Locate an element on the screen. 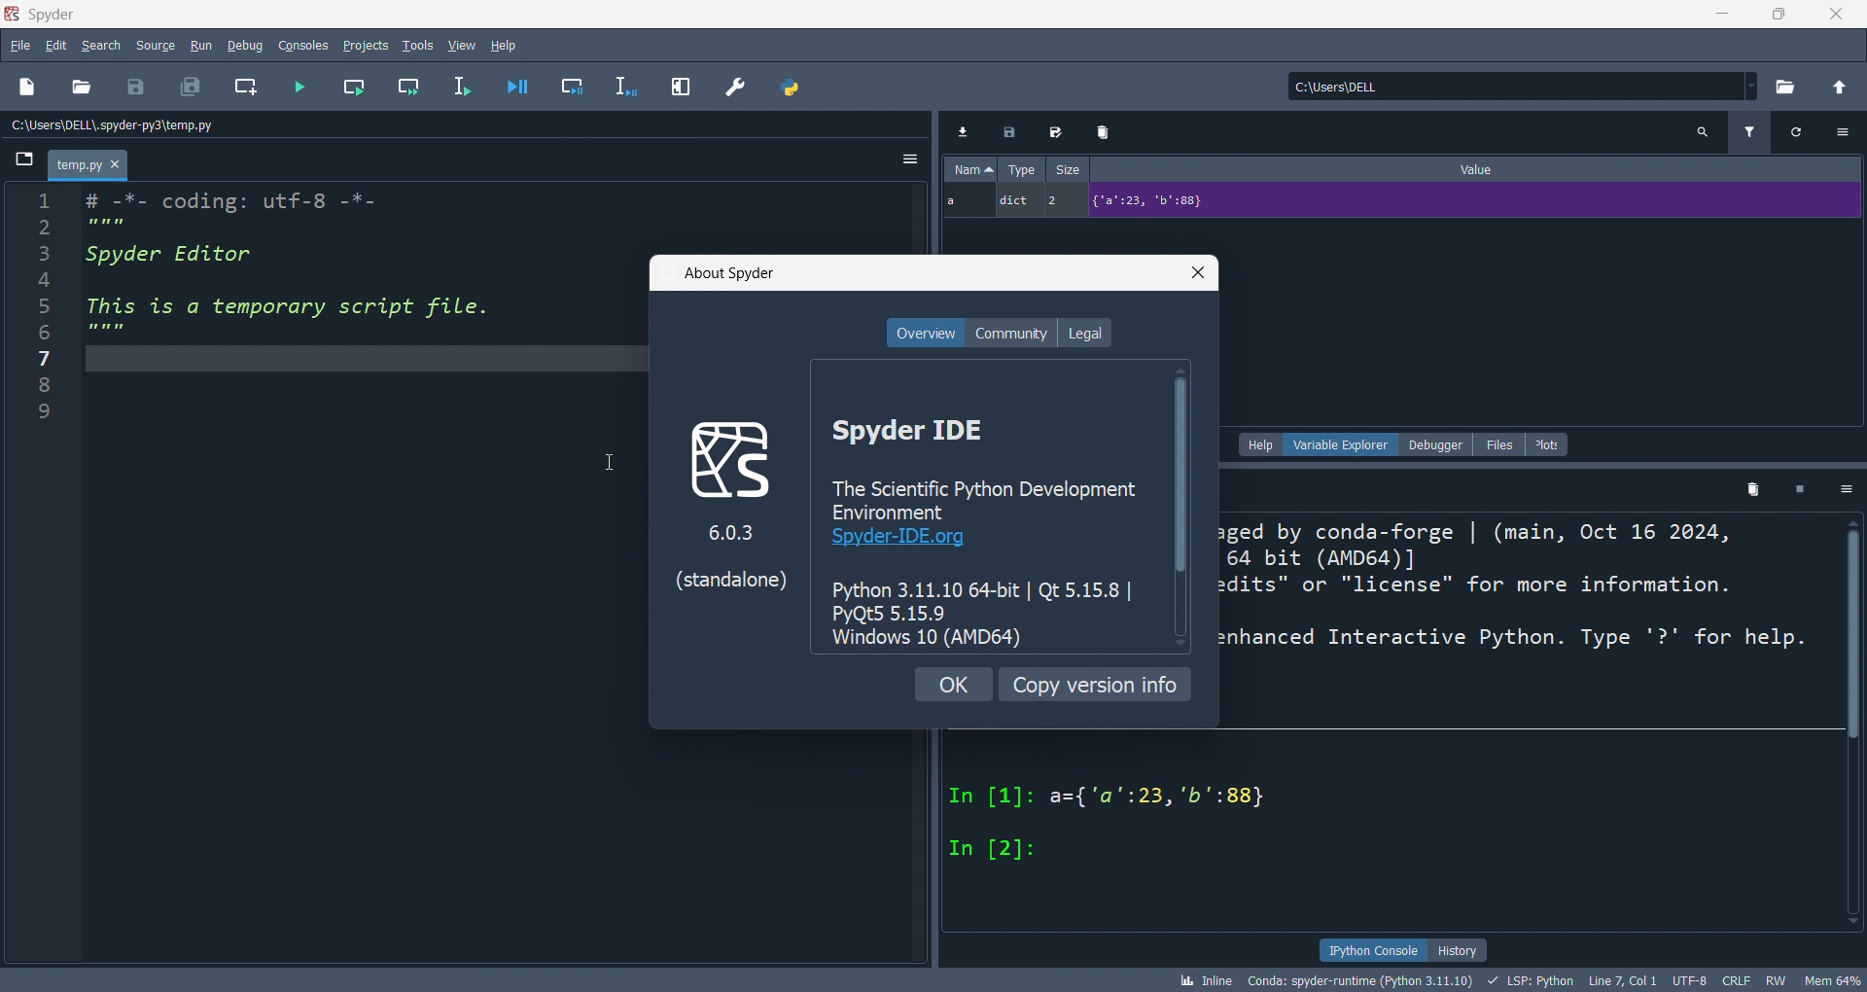  Vertical scroll bar is located at coordinates (1853, 722).